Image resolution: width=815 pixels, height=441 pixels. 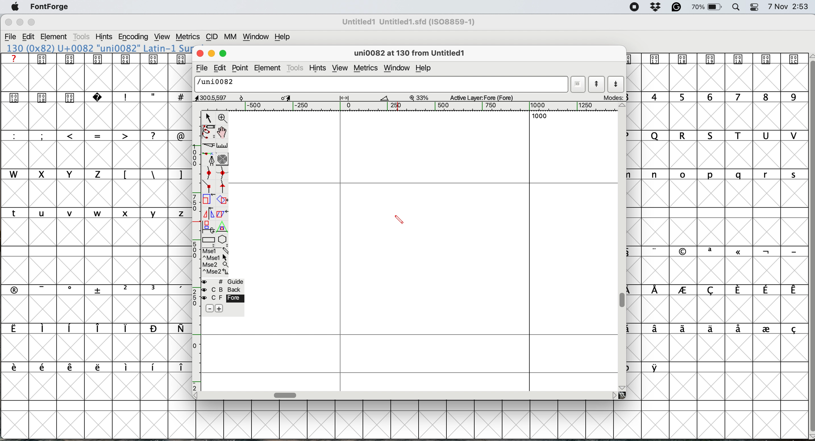 I want to click on tools, so click(x=82, y=37).